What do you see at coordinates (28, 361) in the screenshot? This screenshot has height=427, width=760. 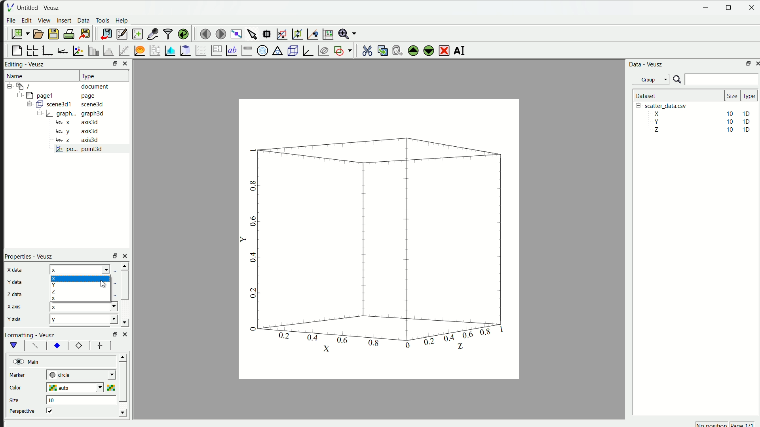 I see `Main` at bounding box center [28, 361].